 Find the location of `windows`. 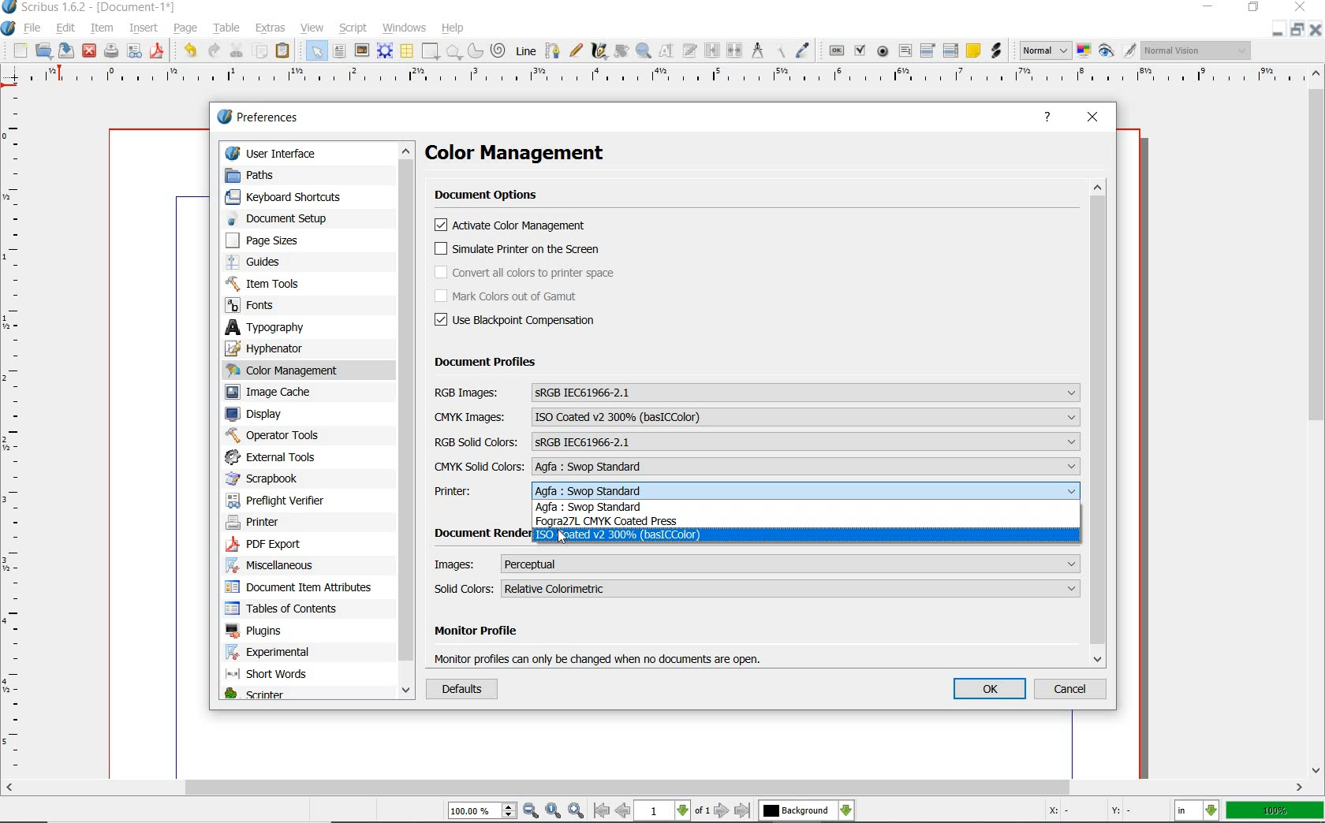

windows is located at coordinates (405, 27).